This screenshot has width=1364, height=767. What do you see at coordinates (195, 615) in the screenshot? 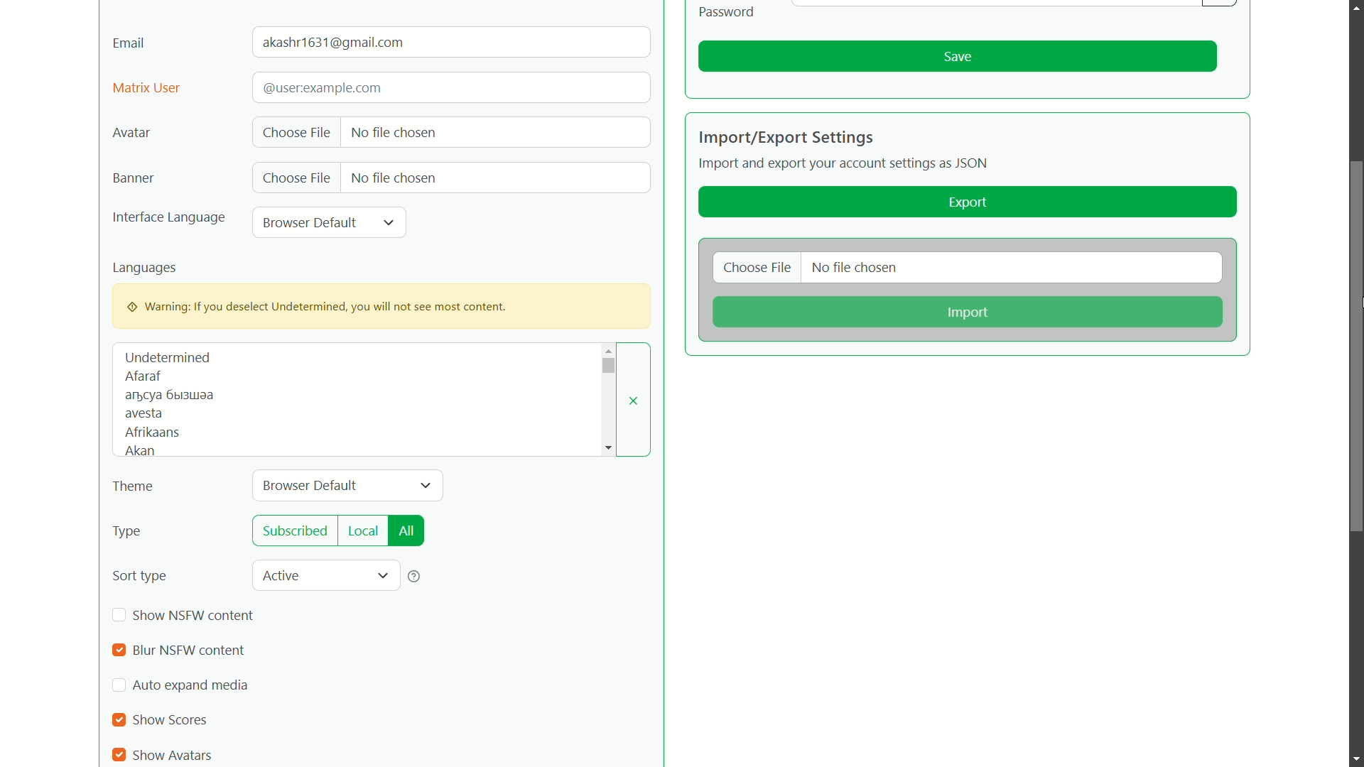
I see `show nsfw content` at bounding box center [195, 615].